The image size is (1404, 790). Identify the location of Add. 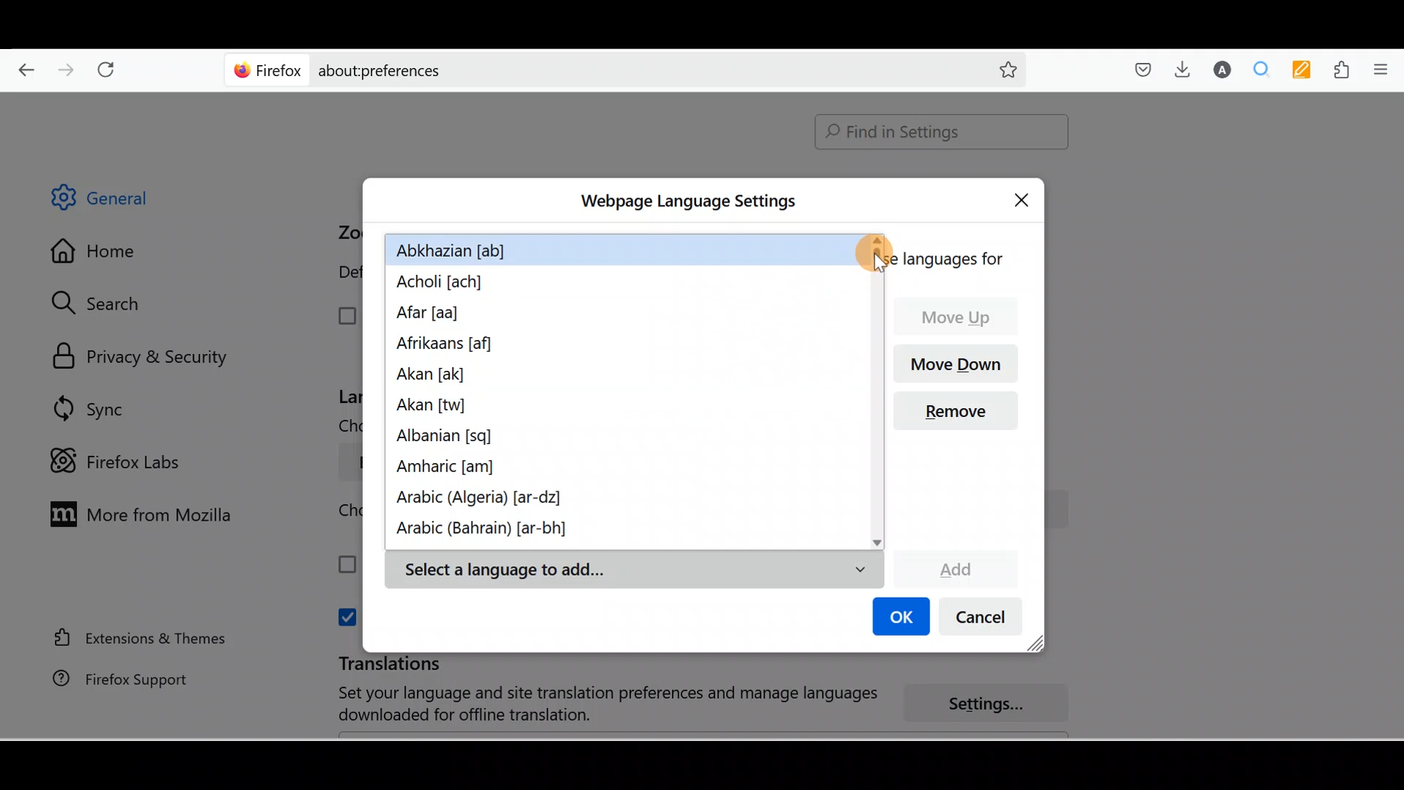
(955, 567).